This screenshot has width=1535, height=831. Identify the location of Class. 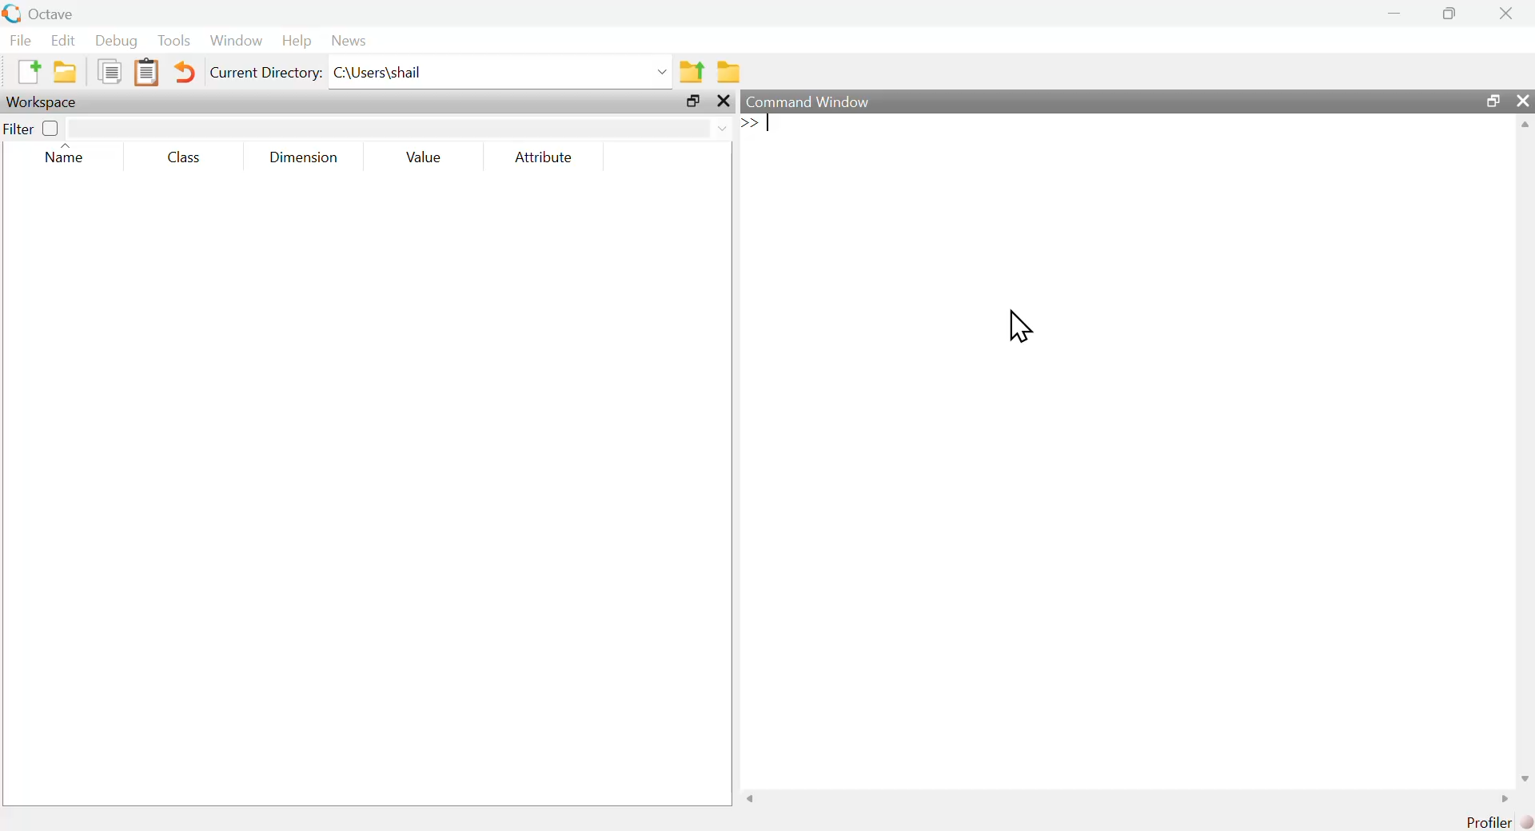
(189, 157).